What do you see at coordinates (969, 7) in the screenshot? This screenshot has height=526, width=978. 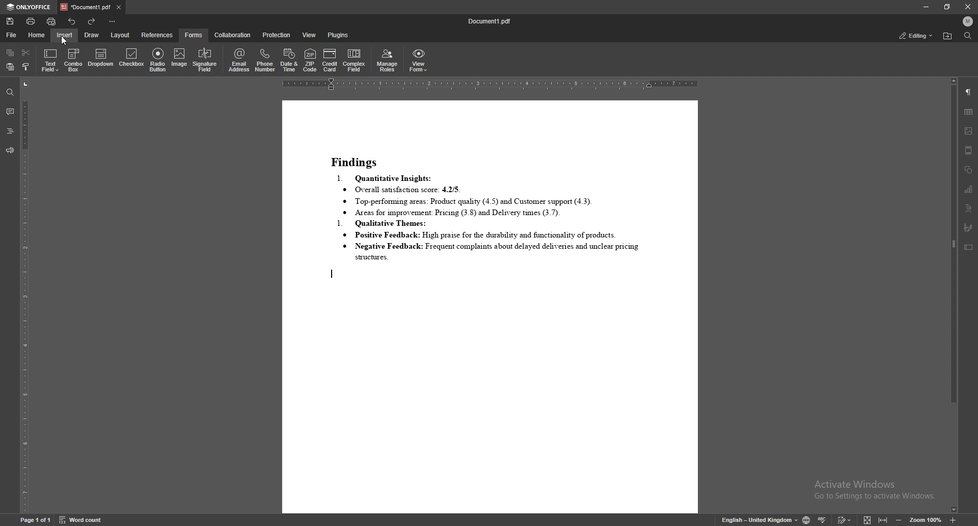 I see `close` at bounding box center [969, 7].